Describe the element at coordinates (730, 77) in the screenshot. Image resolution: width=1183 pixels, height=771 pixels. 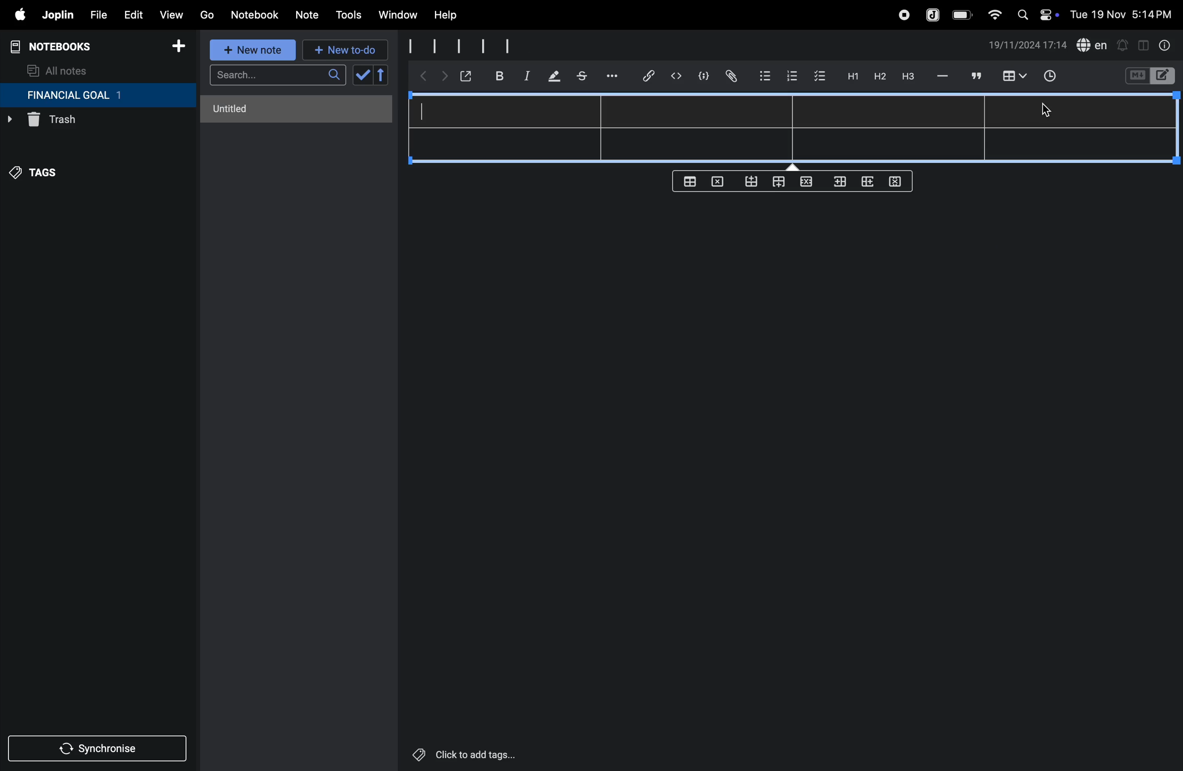
I see `attach file` at that location.